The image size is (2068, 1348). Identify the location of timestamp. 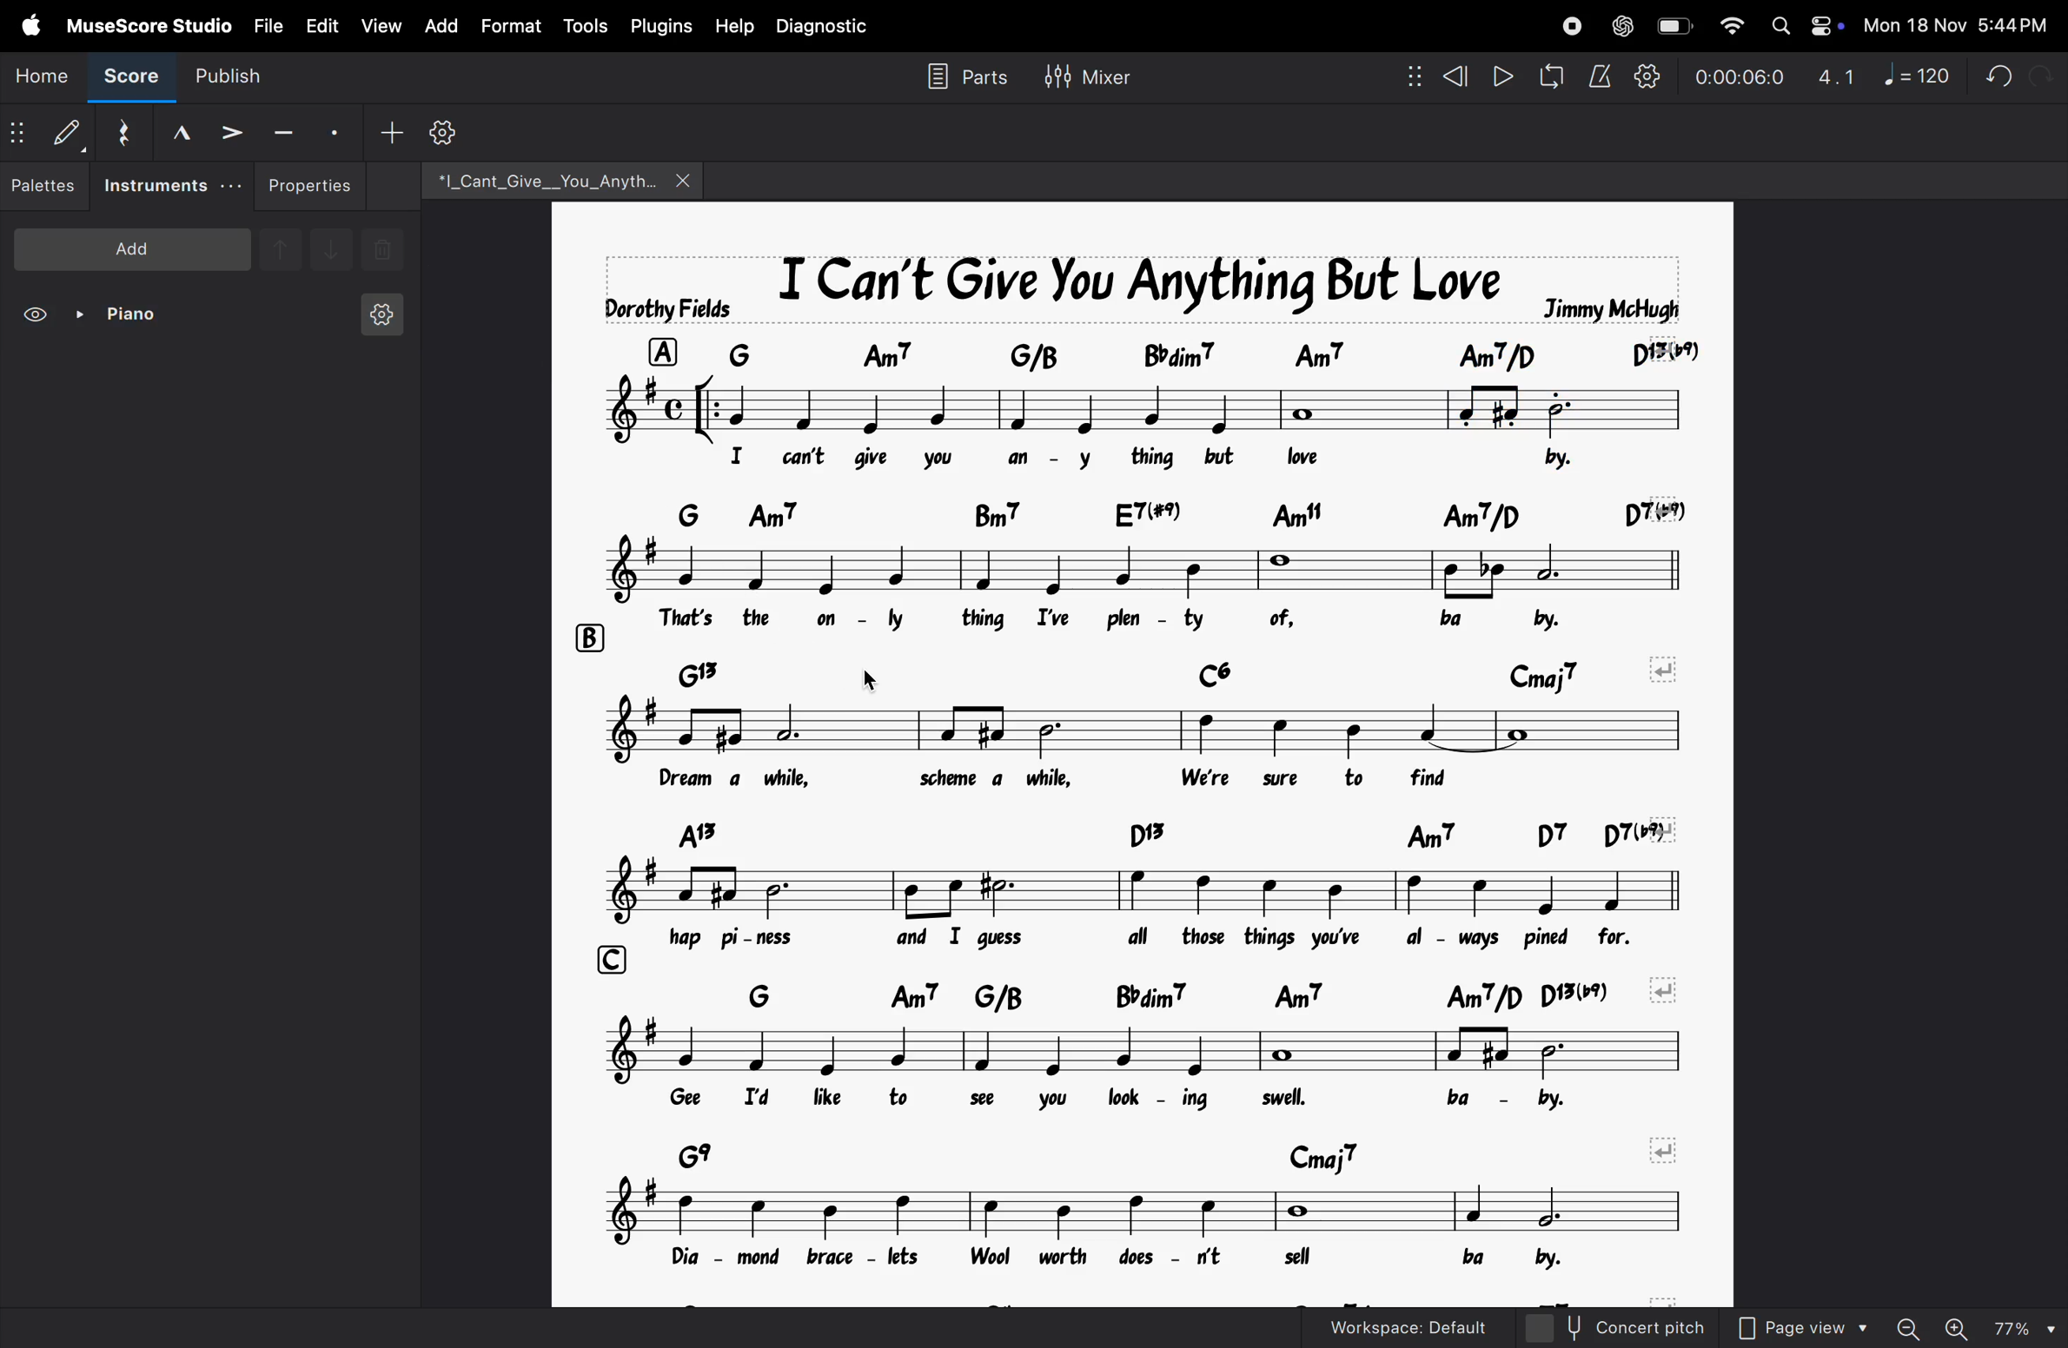
(1743, 75).